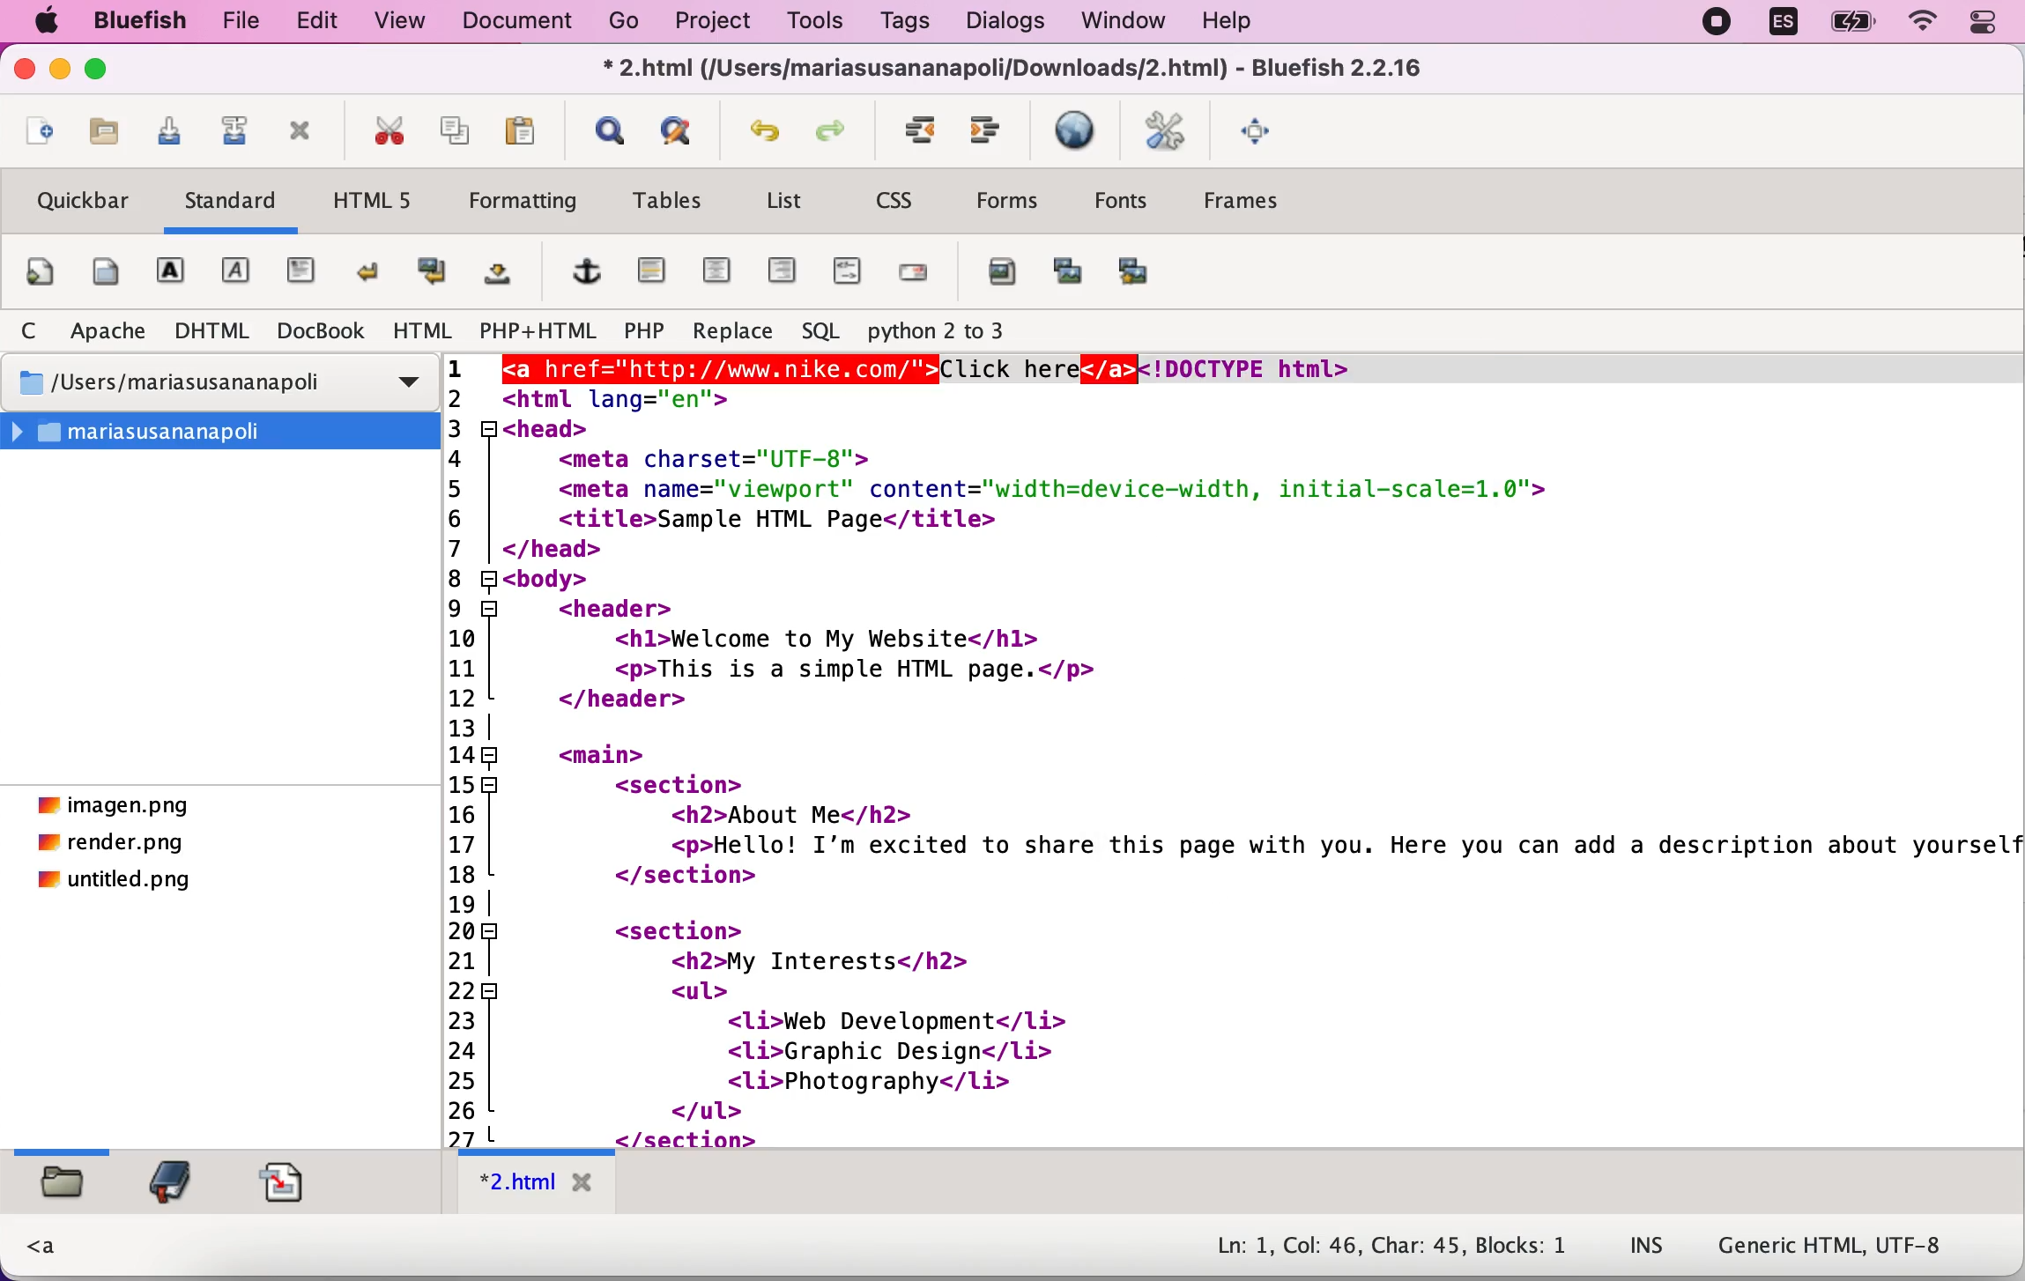 This screenshot has width=2025, height=1281. Describe the element at coordinates (917, 281) in the screenshot. I see `email` at that location.